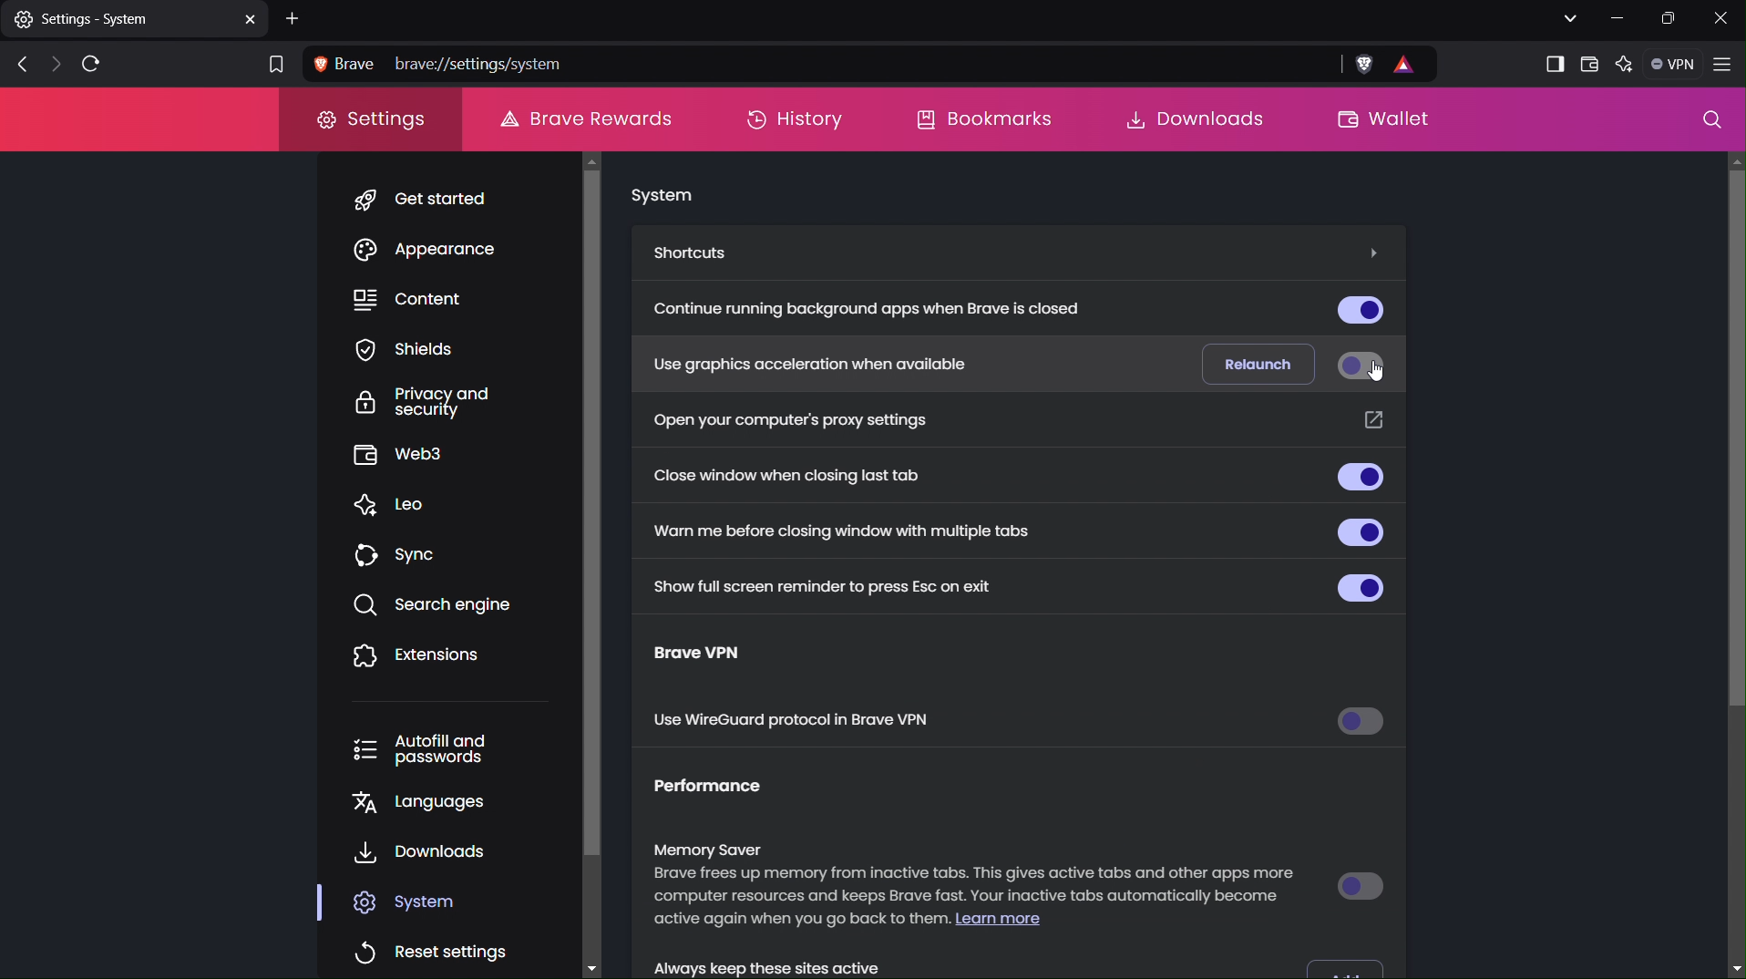  I want to click on Privacy and security, so click(437, 403).